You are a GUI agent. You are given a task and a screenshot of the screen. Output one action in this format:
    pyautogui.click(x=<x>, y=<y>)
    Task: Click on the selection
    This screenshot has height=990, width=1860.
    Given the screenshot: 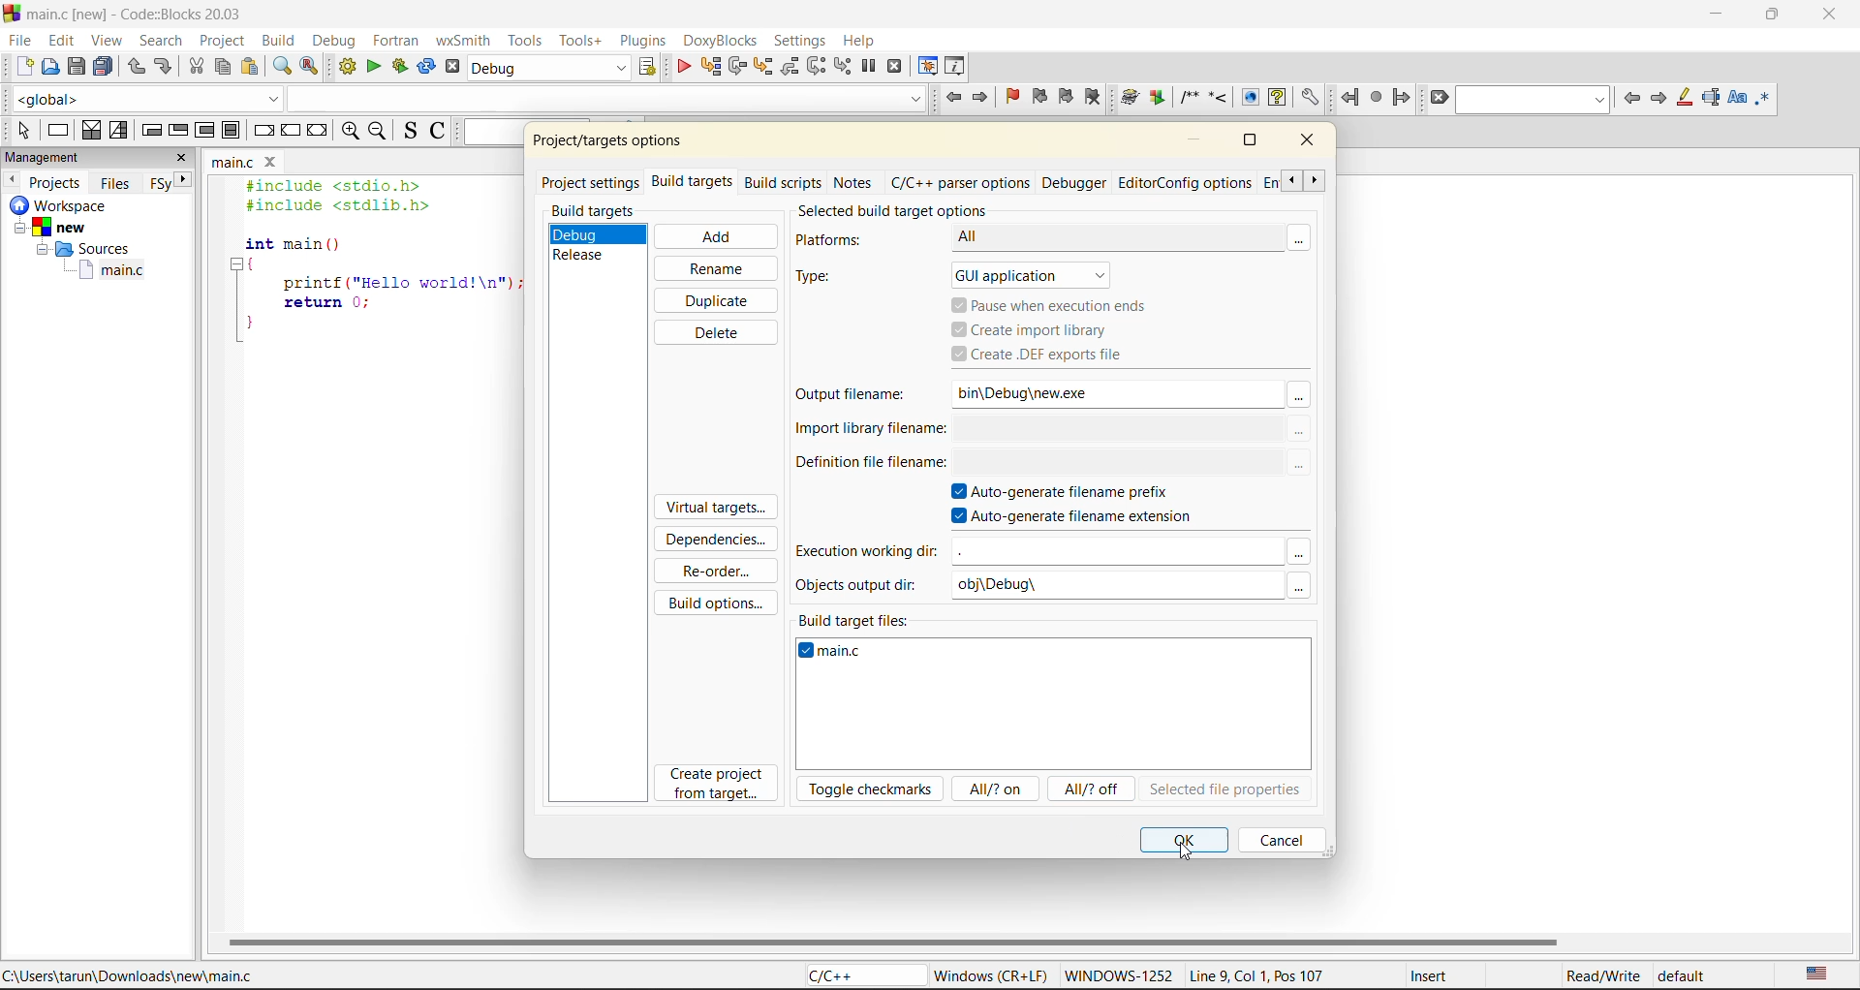 What is the action you would take?
    pyautogui.click(x=121, y=130)
    